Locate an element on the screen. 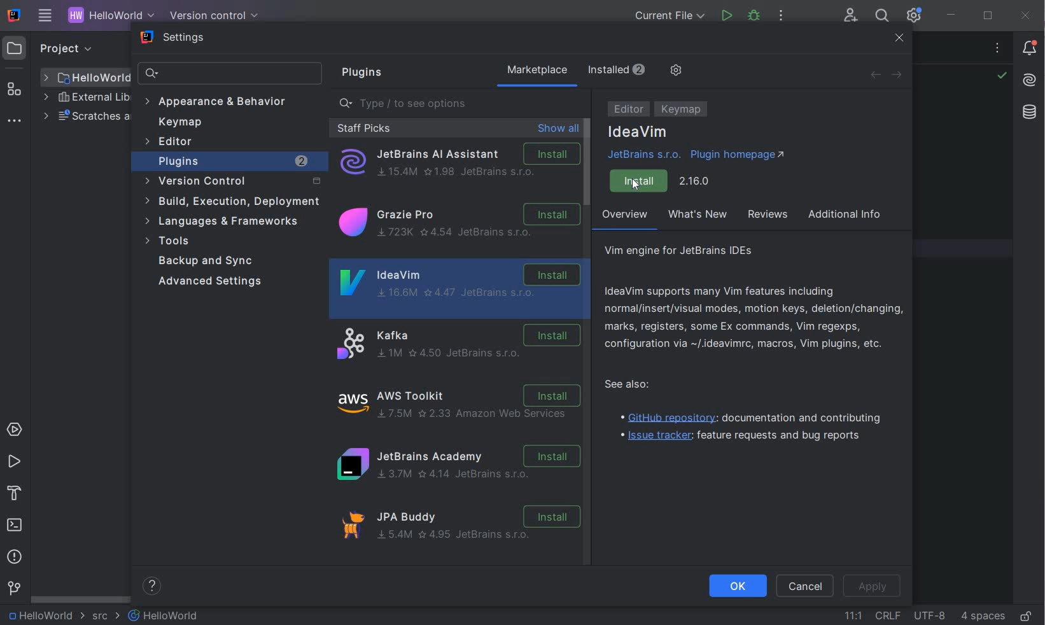 The height and width of the screenshot is (625, 1045). TERMINAL is located at coordinates (15, 526).